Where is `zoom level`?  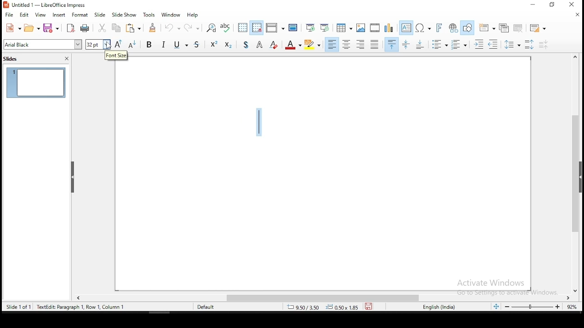 zoom level is located at coordinates (541, 307).